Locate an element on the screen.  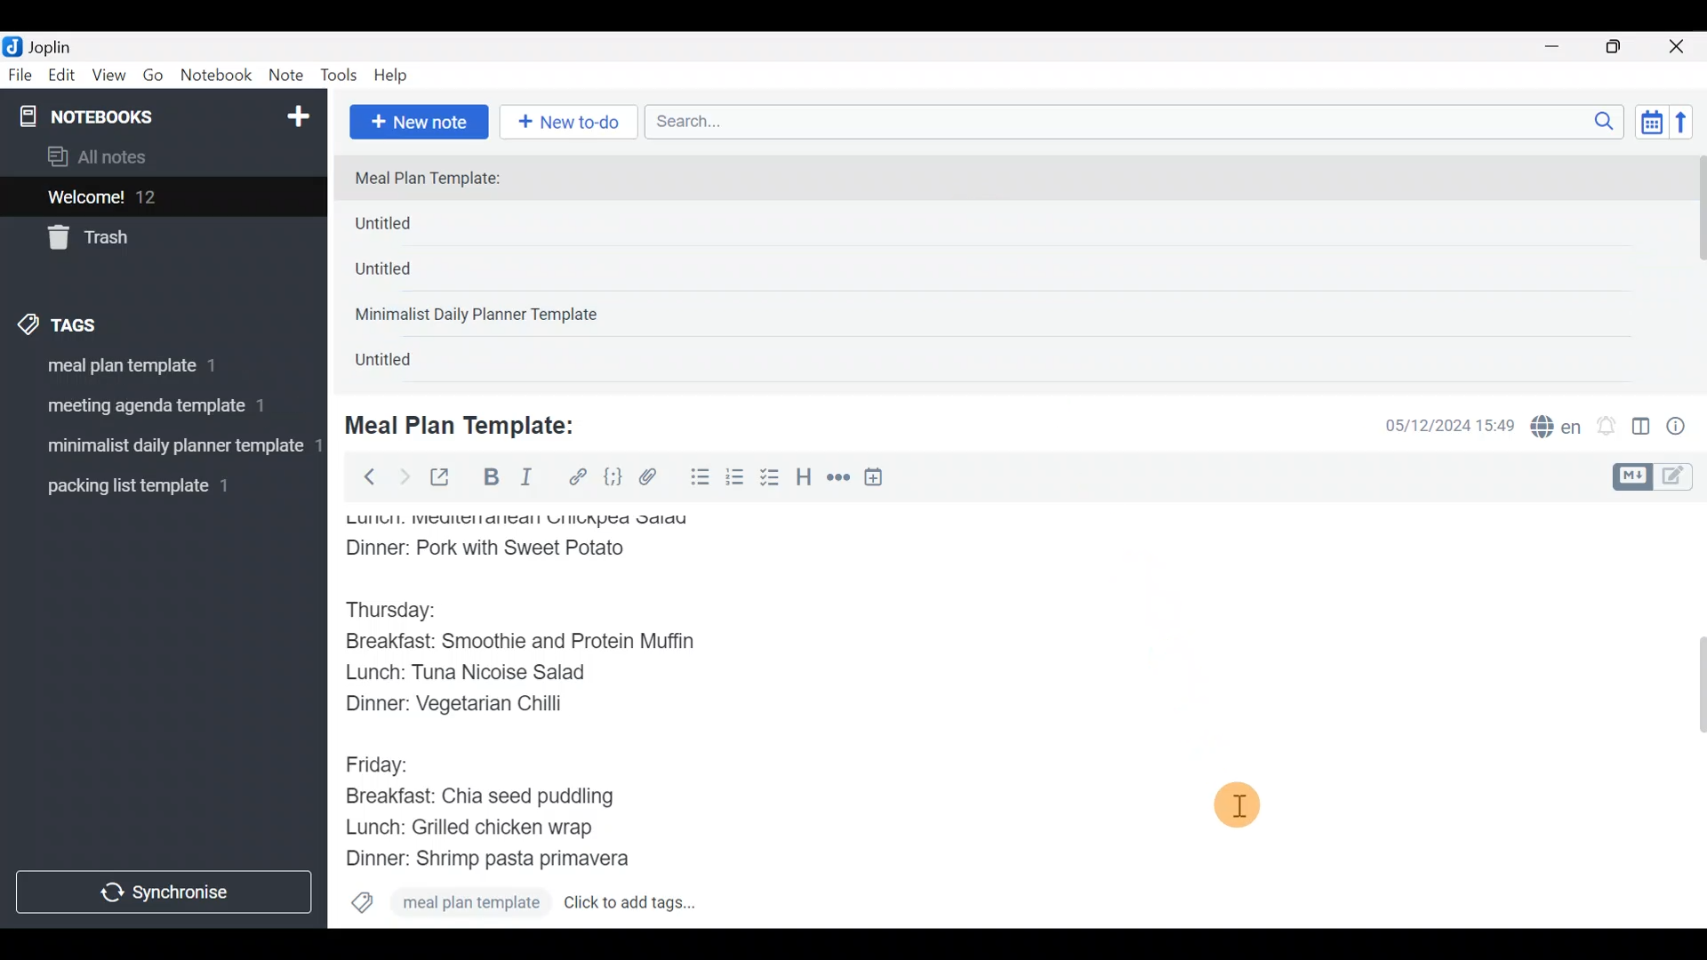
Meal Plan Template is located at coordinates (446, 905).